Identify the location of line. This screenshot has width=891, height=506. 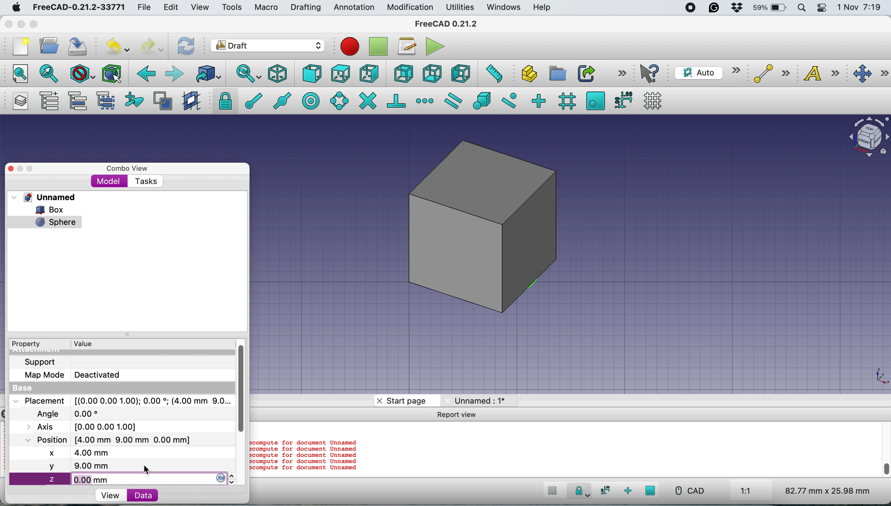
(770, 74).